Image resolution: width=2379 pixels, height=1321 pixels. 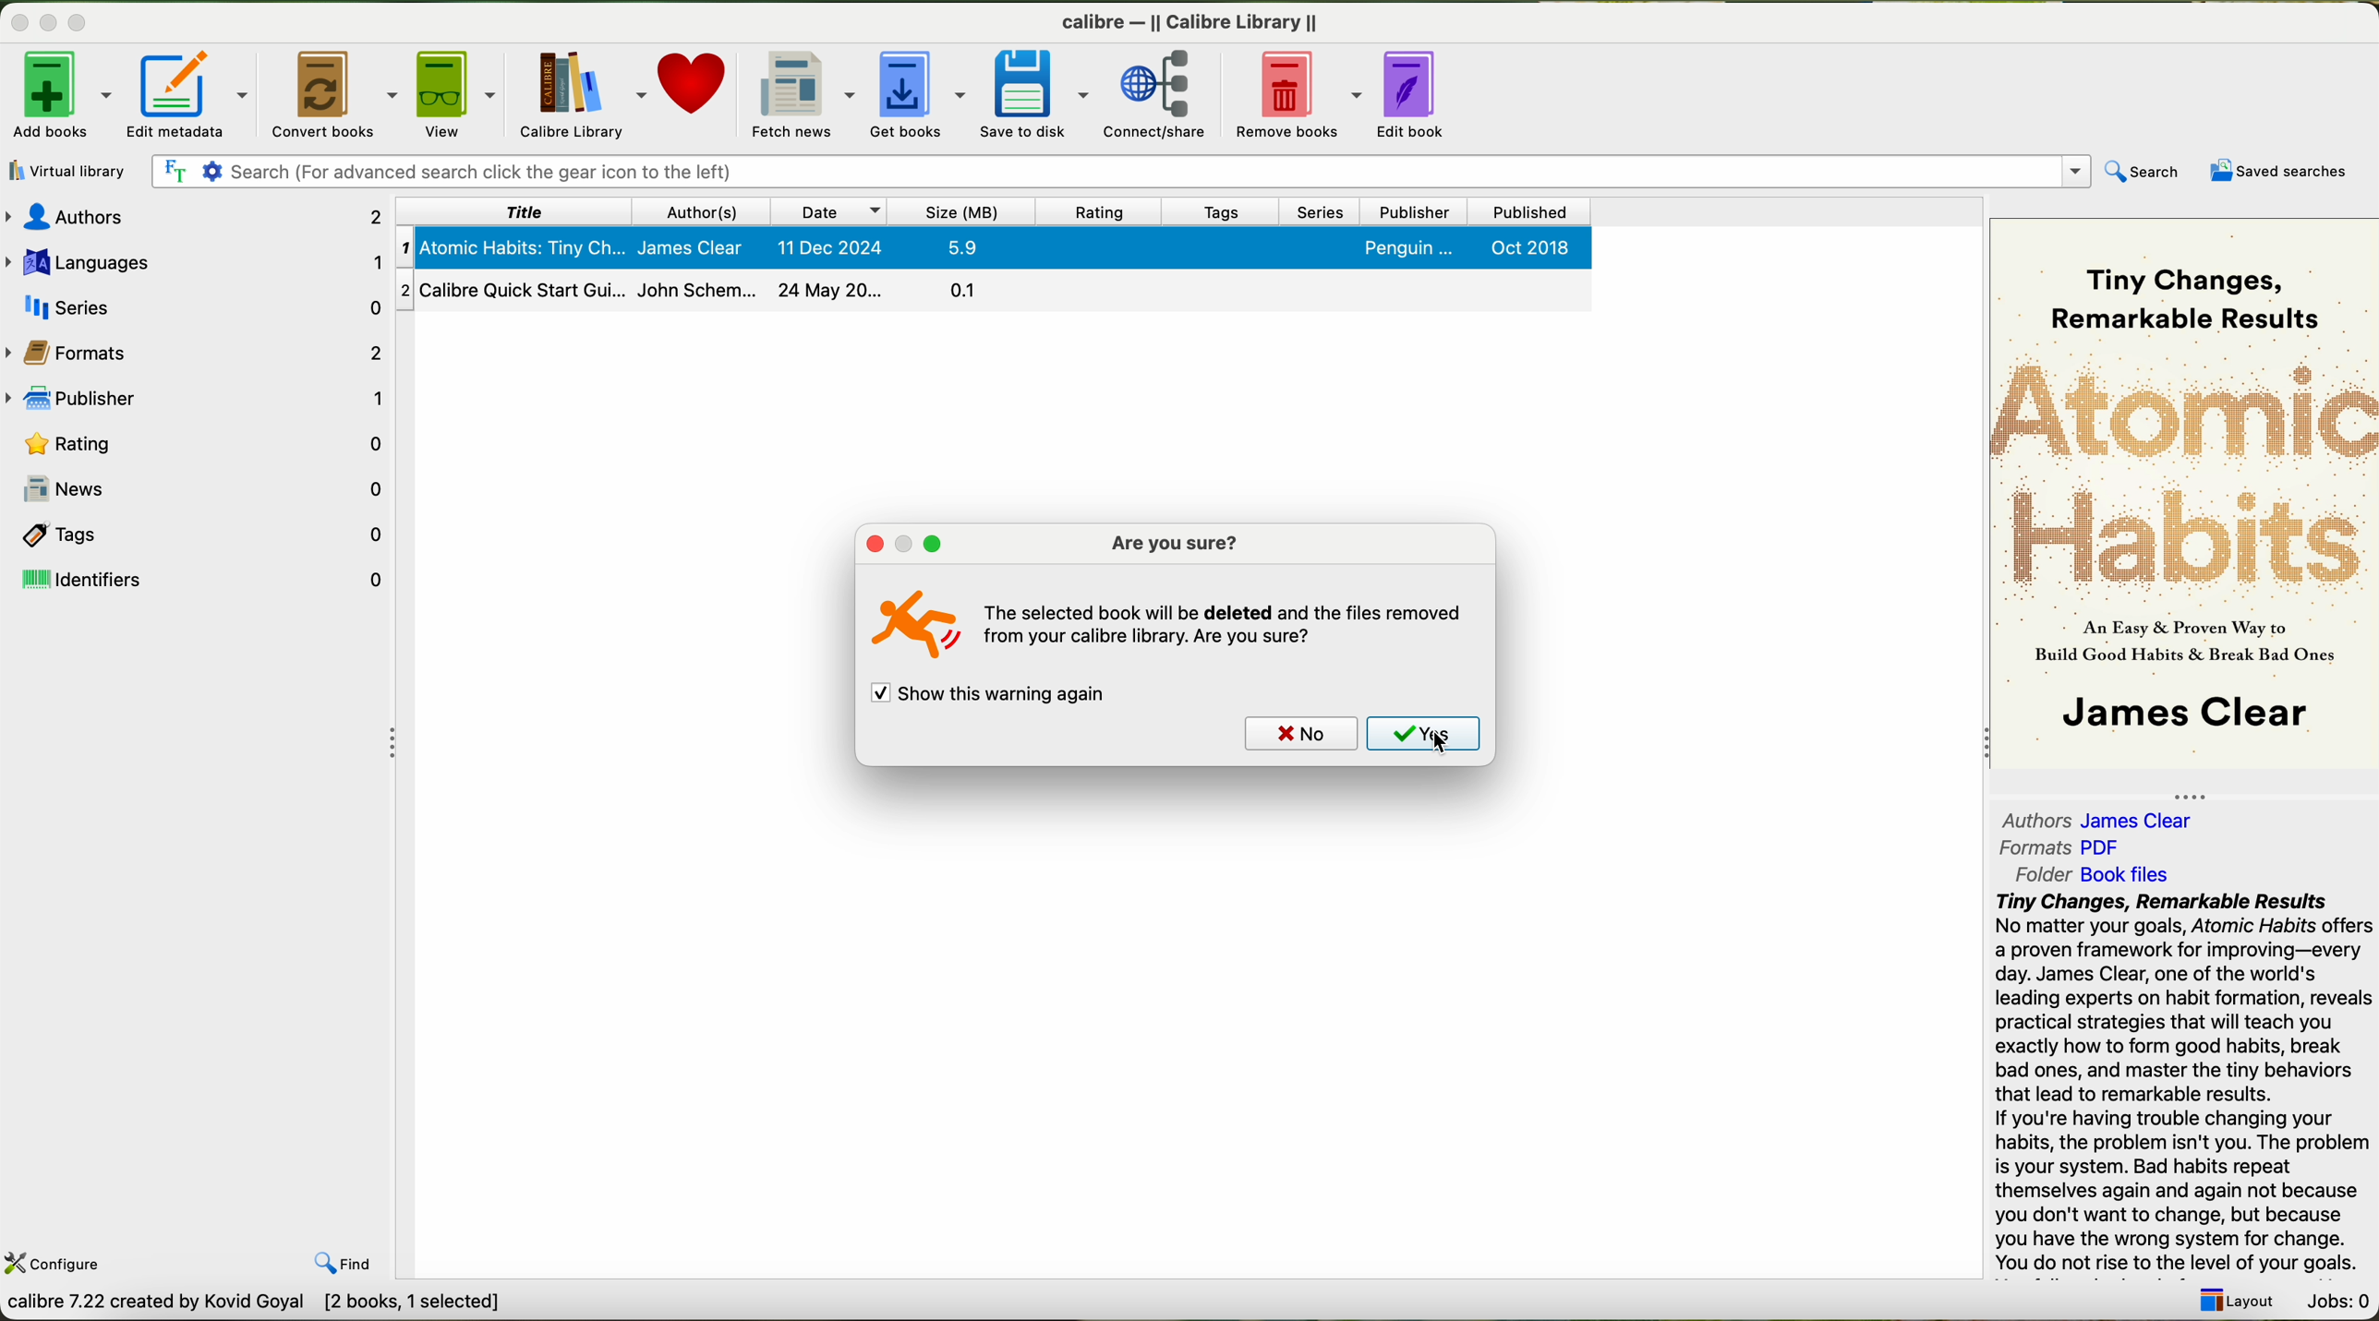 What do you see at coordinates (47, 24) in the screenshot?
I see `minimize program` at bounding box center [47, 24].